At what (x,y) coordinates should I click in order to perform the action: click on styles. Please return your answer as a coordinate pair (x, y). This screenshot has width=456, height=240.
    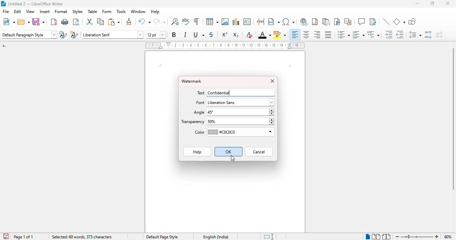
    Looking at the image, I should click on (77, 11).